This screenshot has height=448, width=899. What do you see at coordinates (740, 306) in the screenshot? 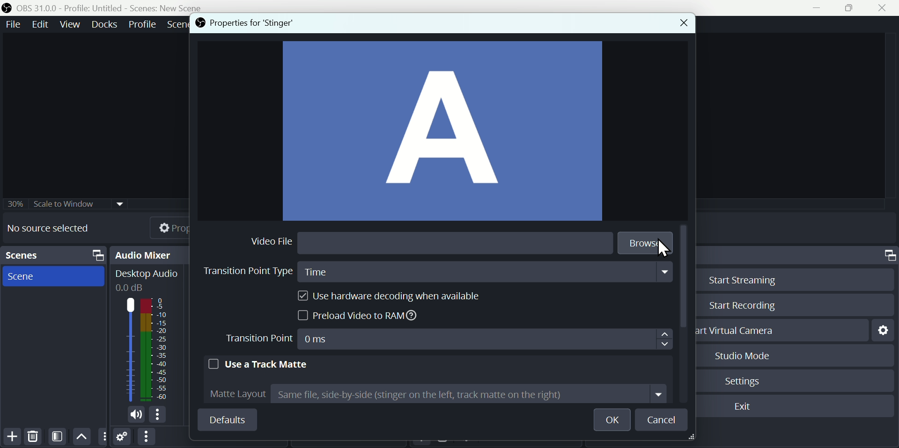
I see `Start recording` at bounding box center [740, 306].